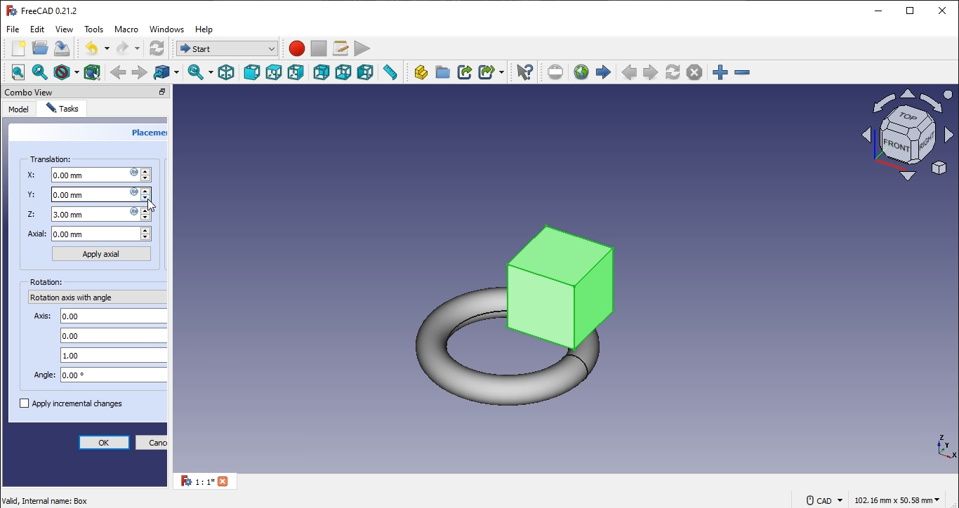 This screenshot has height=508, width=959. What do you see at coordinates (15, 29) in the screenshot?
I see `file` at bounding box center [15, 29].